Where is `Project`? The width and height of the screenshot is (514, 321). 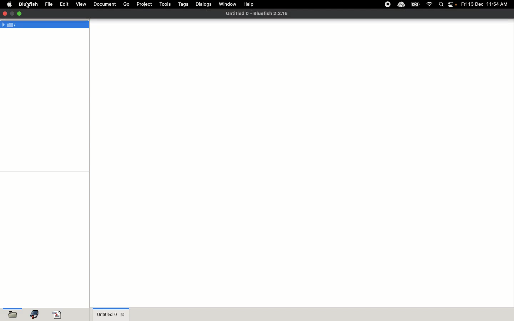 Project is located at coordinates (144, 4).